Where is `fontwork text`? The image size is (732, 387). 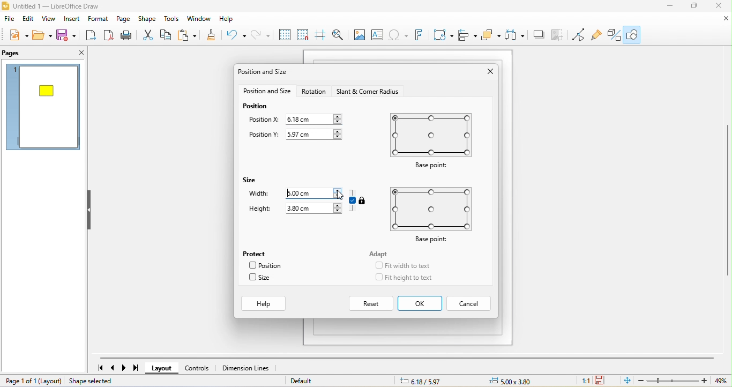 fontwork text is located at coordinates (422, 36).